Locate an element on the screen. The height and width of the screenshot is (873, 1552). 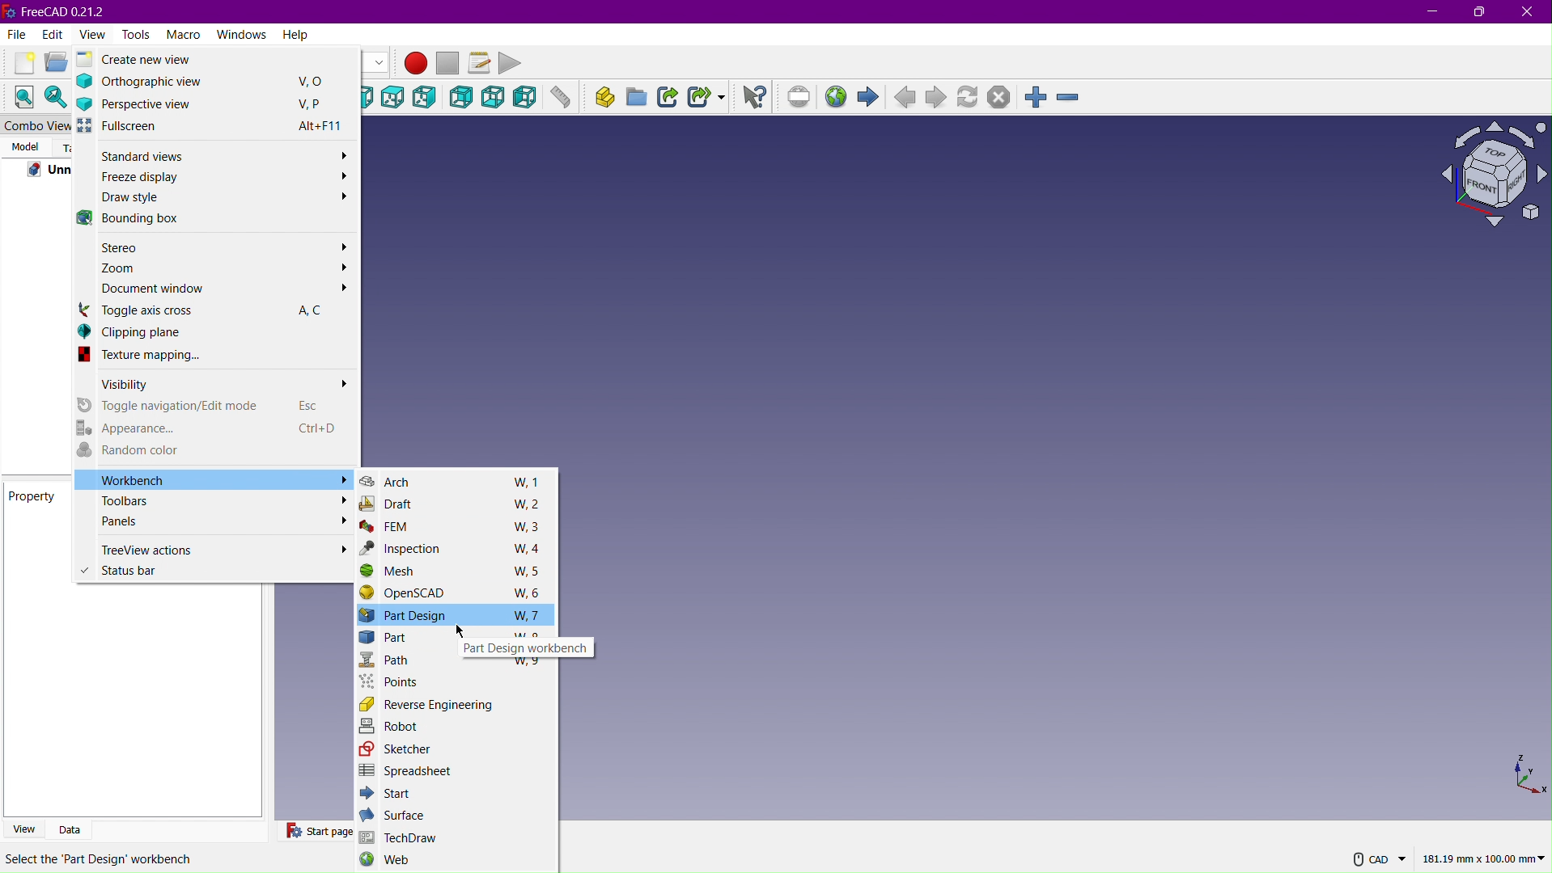
Left is located at coordinates (528, 99).